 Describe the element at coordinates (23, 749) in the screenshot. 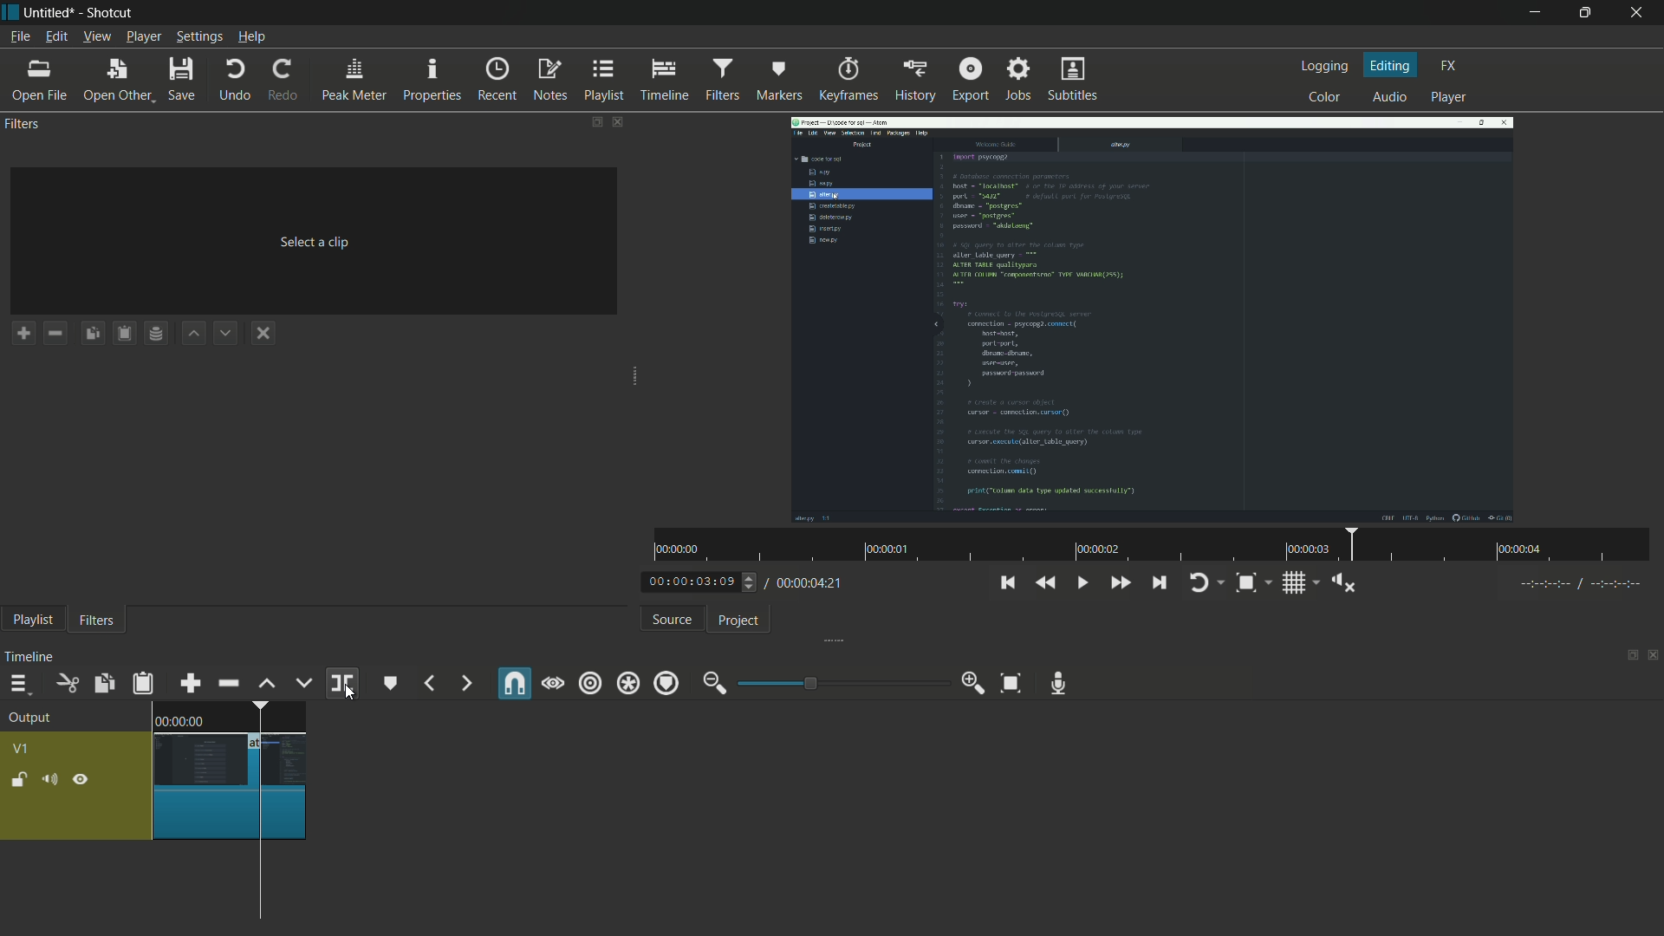

I see `v1` at that location.